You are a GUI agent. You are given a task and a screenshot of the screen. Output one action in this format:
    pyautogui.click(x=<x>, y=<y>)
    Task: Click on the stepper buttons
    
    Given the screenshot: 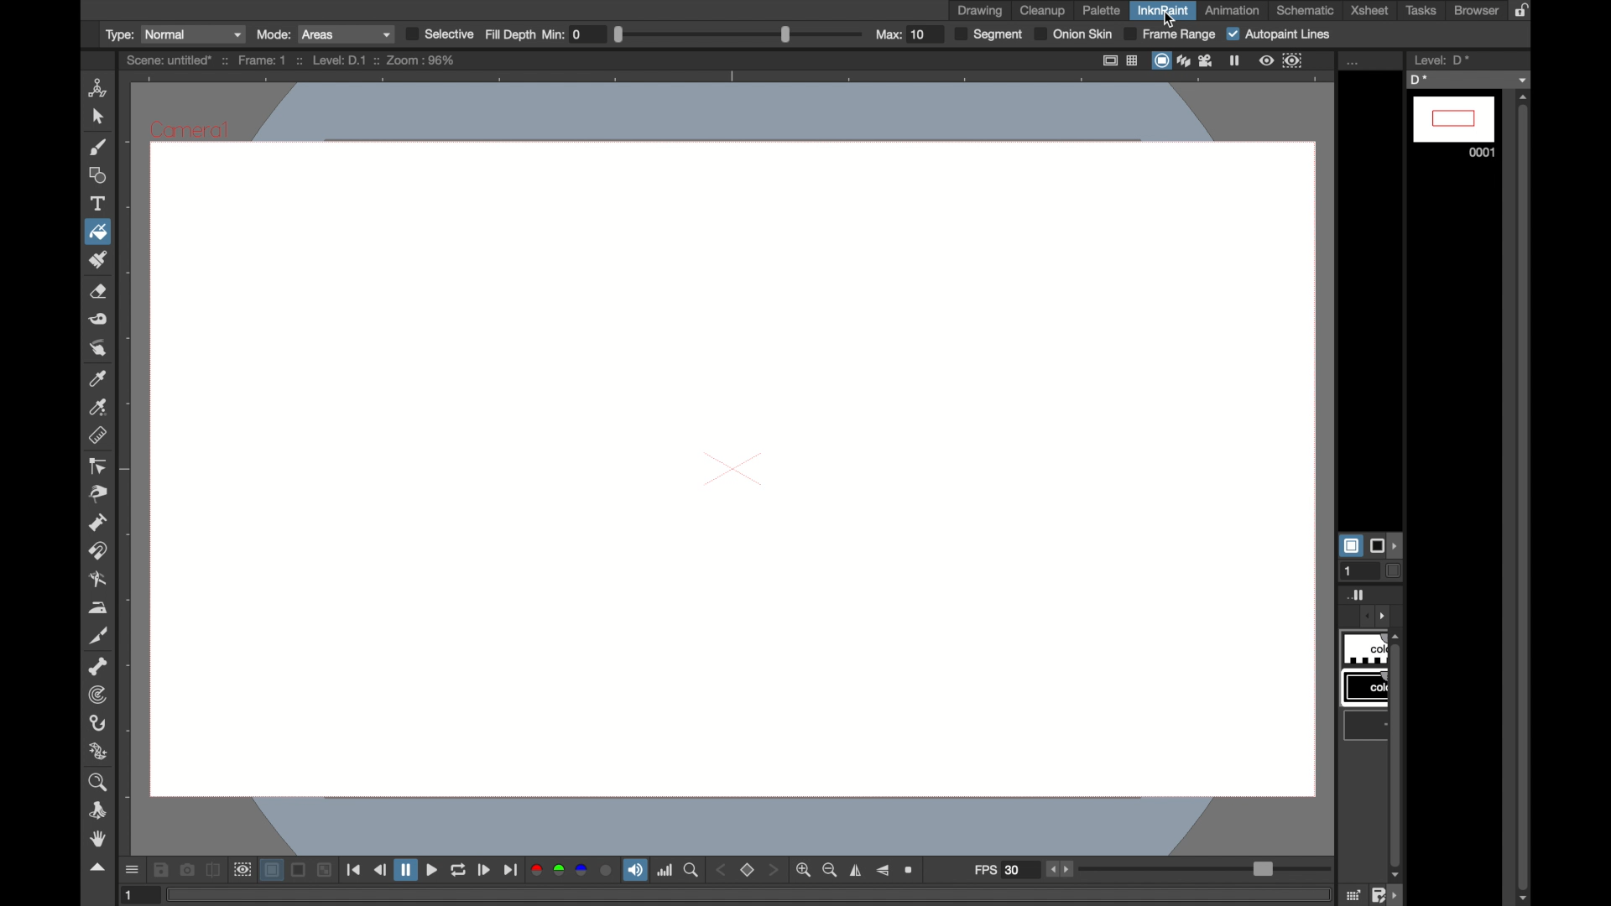 What is the action you would take?
    pyautogui.click(x=1063, y=869)
    